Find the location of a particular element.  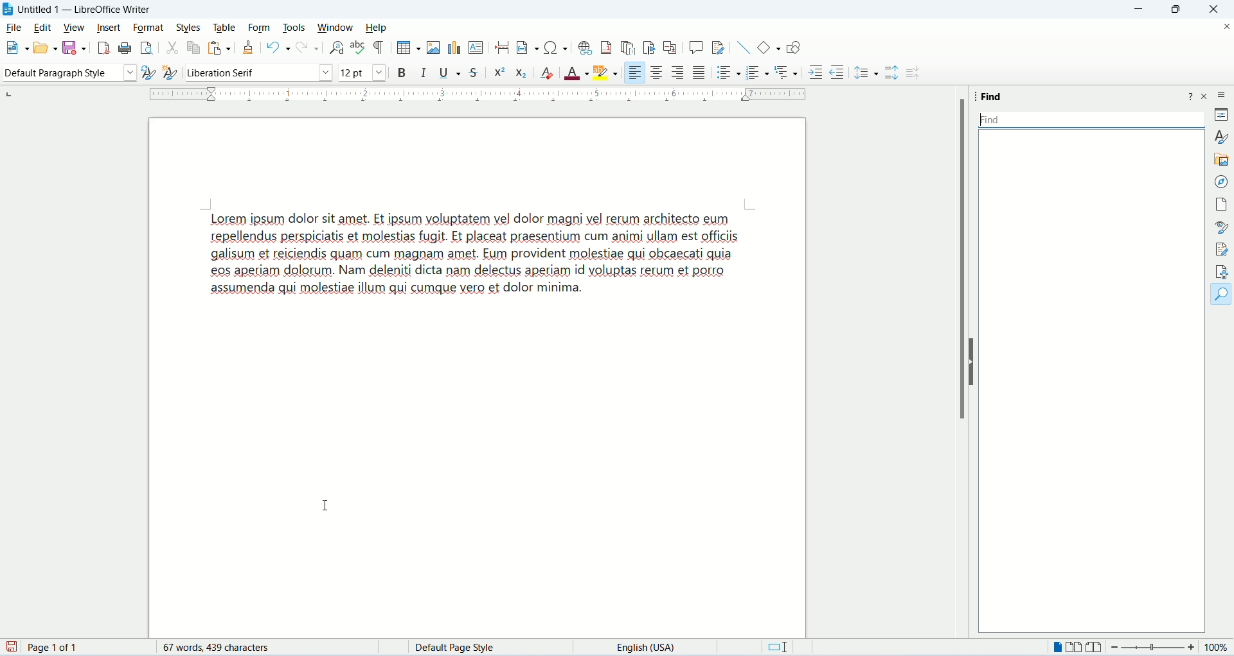

edit is located at coordinates (42, 28).